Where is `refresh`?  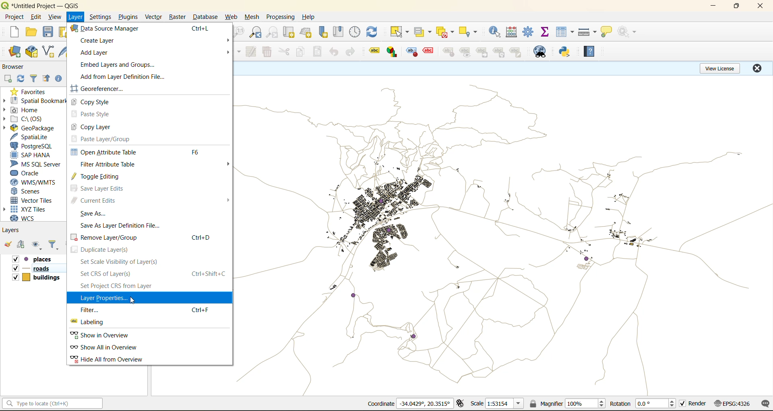
refresh is located at coordinates (22, 79).